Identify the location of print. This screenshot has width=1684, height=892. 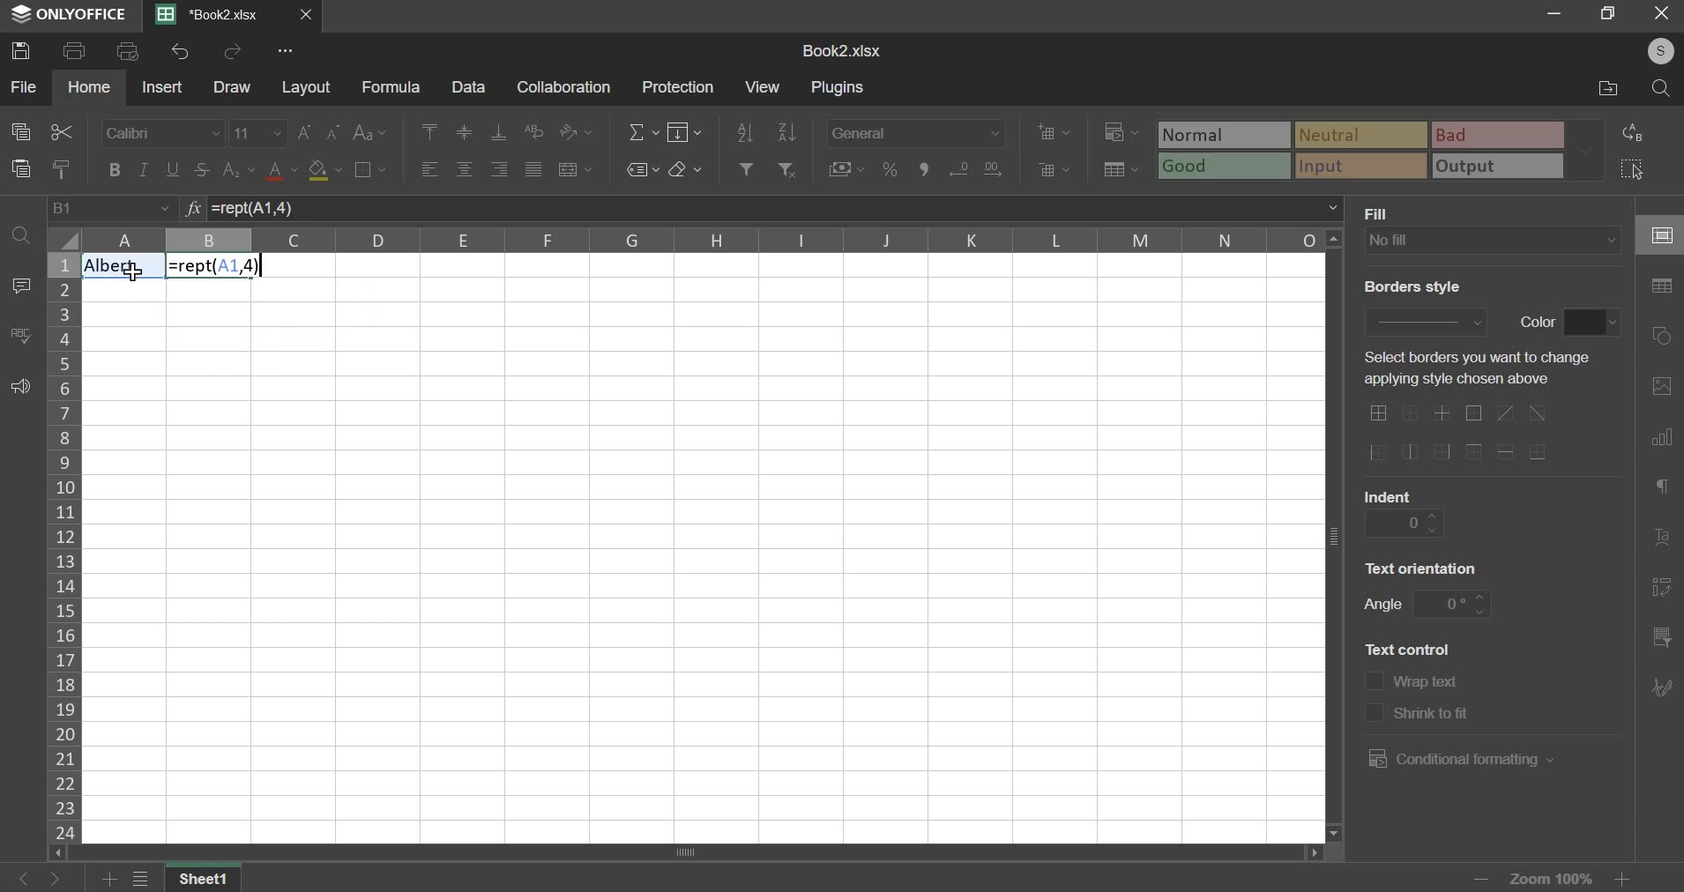
(75, 49).